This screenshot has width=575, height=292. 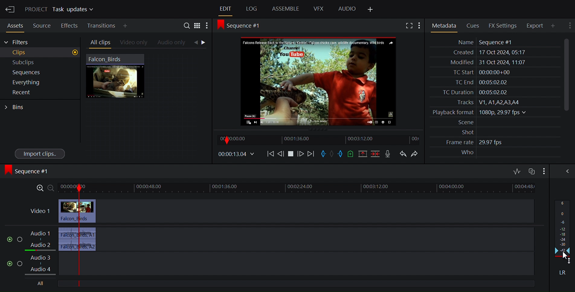 What do you see at coordinates (463, 122) in the screenshot?
I see `Scene` at bounding box center [463, 122].